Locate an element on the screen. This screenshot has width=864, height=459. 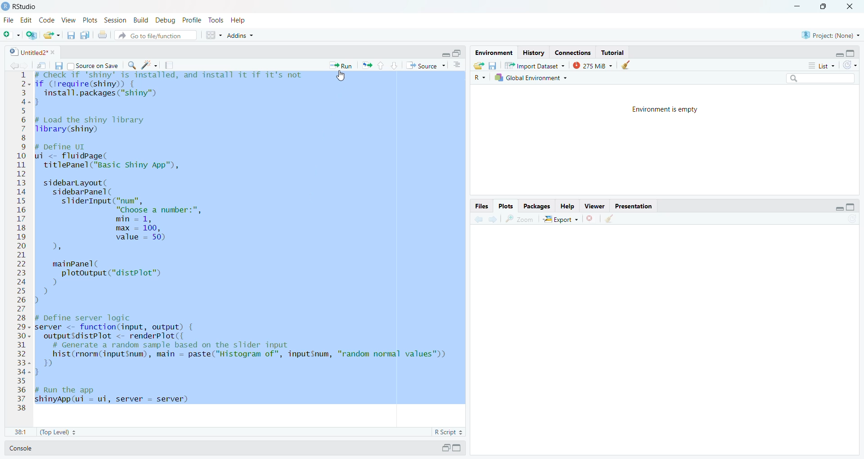
new project is located at coordinates (31, 35).